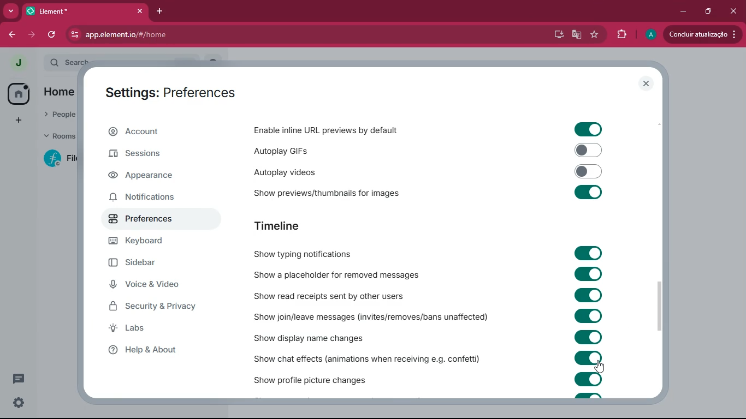 This screenshot has width=746, height=419. Describe the element at coordinates (588, 192) in the screenshot. I see `toggle on/off` at that location.